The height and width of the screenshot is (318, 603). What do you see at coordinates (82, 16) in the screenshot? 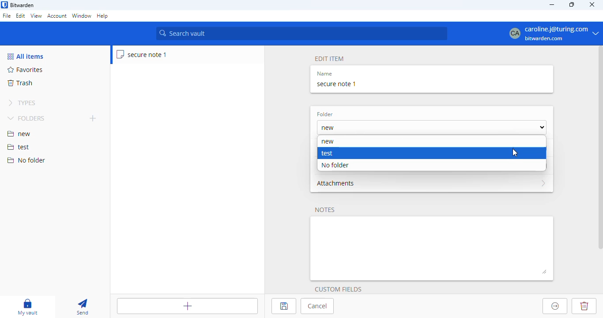
I see `window` at bounding box center [82, 16].